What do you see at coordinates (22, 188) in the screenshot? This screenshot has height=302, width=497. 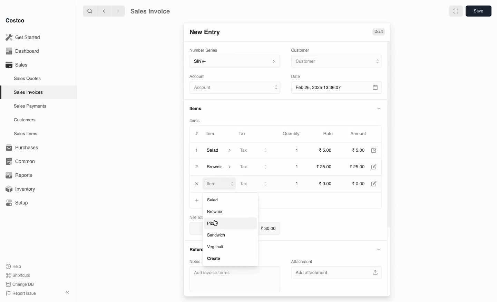 I see `Inventory` at bounding box center [22, 188].